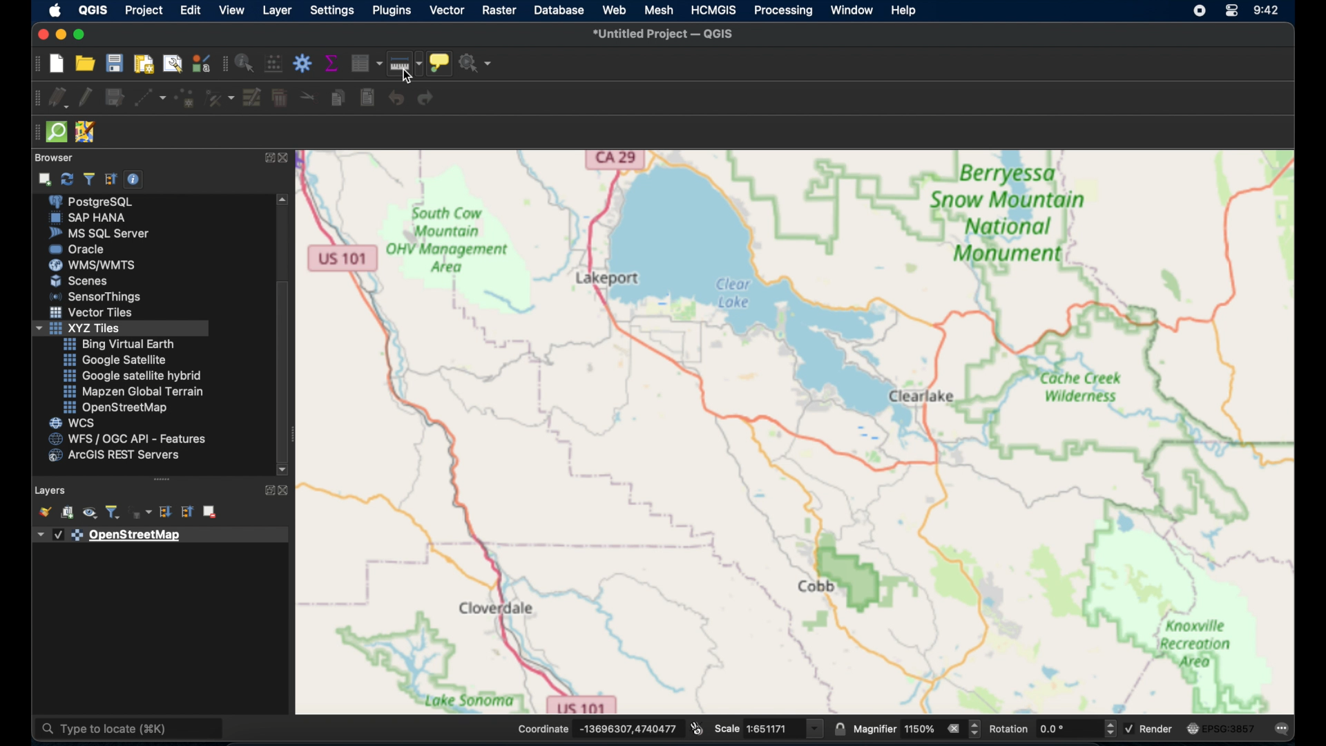  Describe the element at coordinates (93, 10) in the screenshot. I see `QGIS` at that location.